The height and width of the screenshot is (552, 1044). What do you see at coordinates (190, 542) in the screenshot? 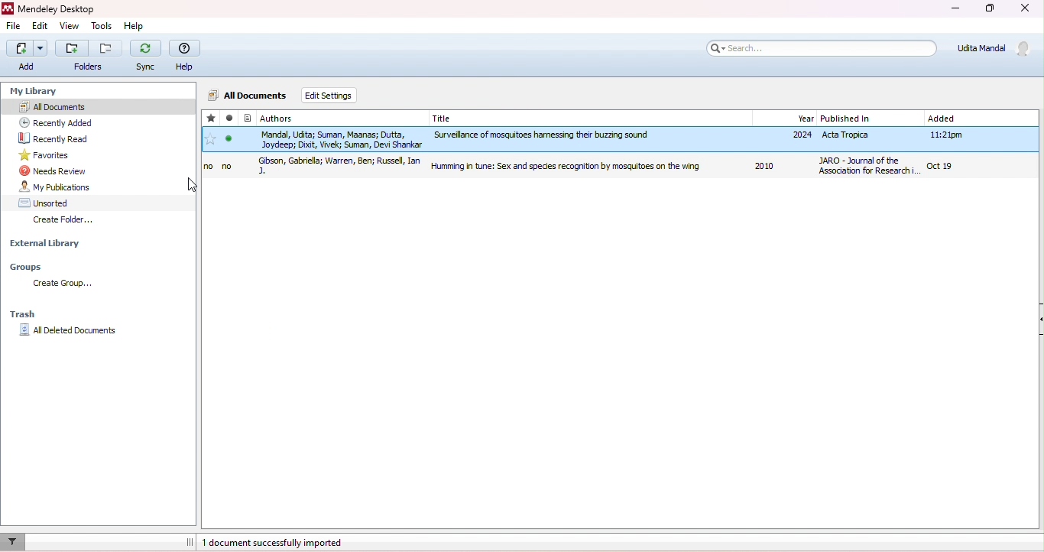
I see `dragging line` at bounding box center [190, 542].